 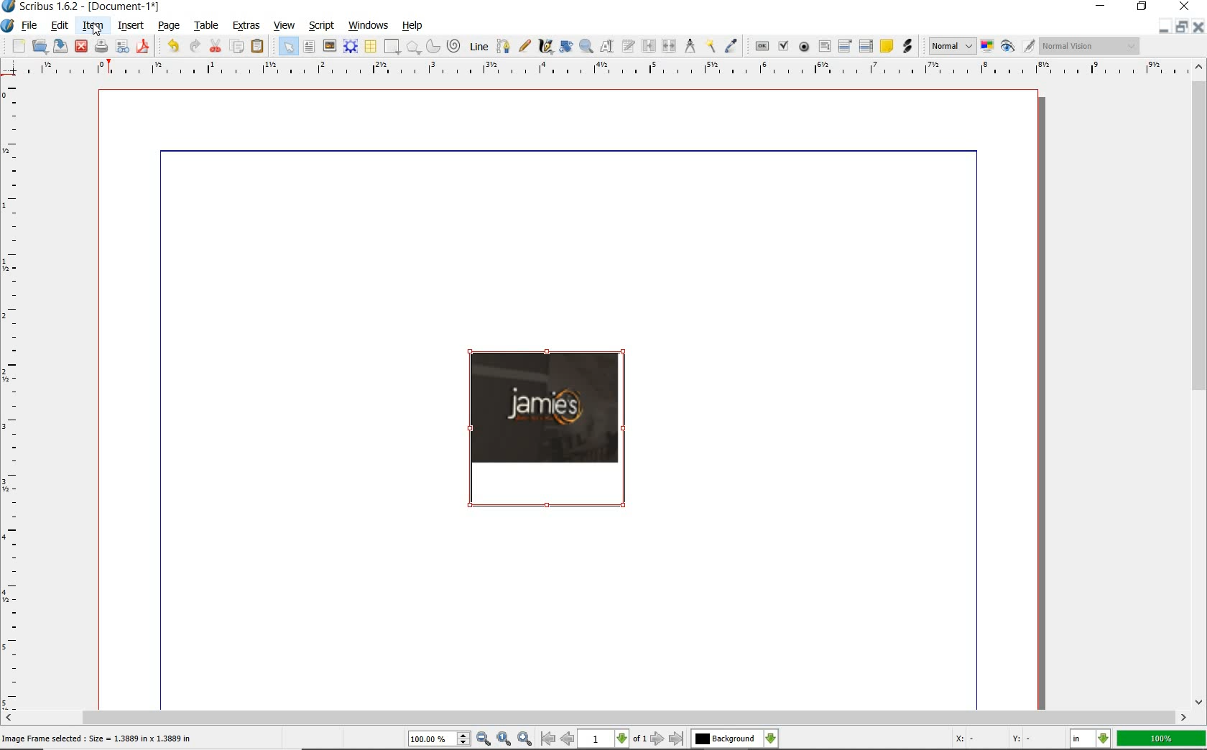 What do you see at coordinates (762, 47) in the screenshot?
I see `pdf push button` at bounding box center [762, 47].